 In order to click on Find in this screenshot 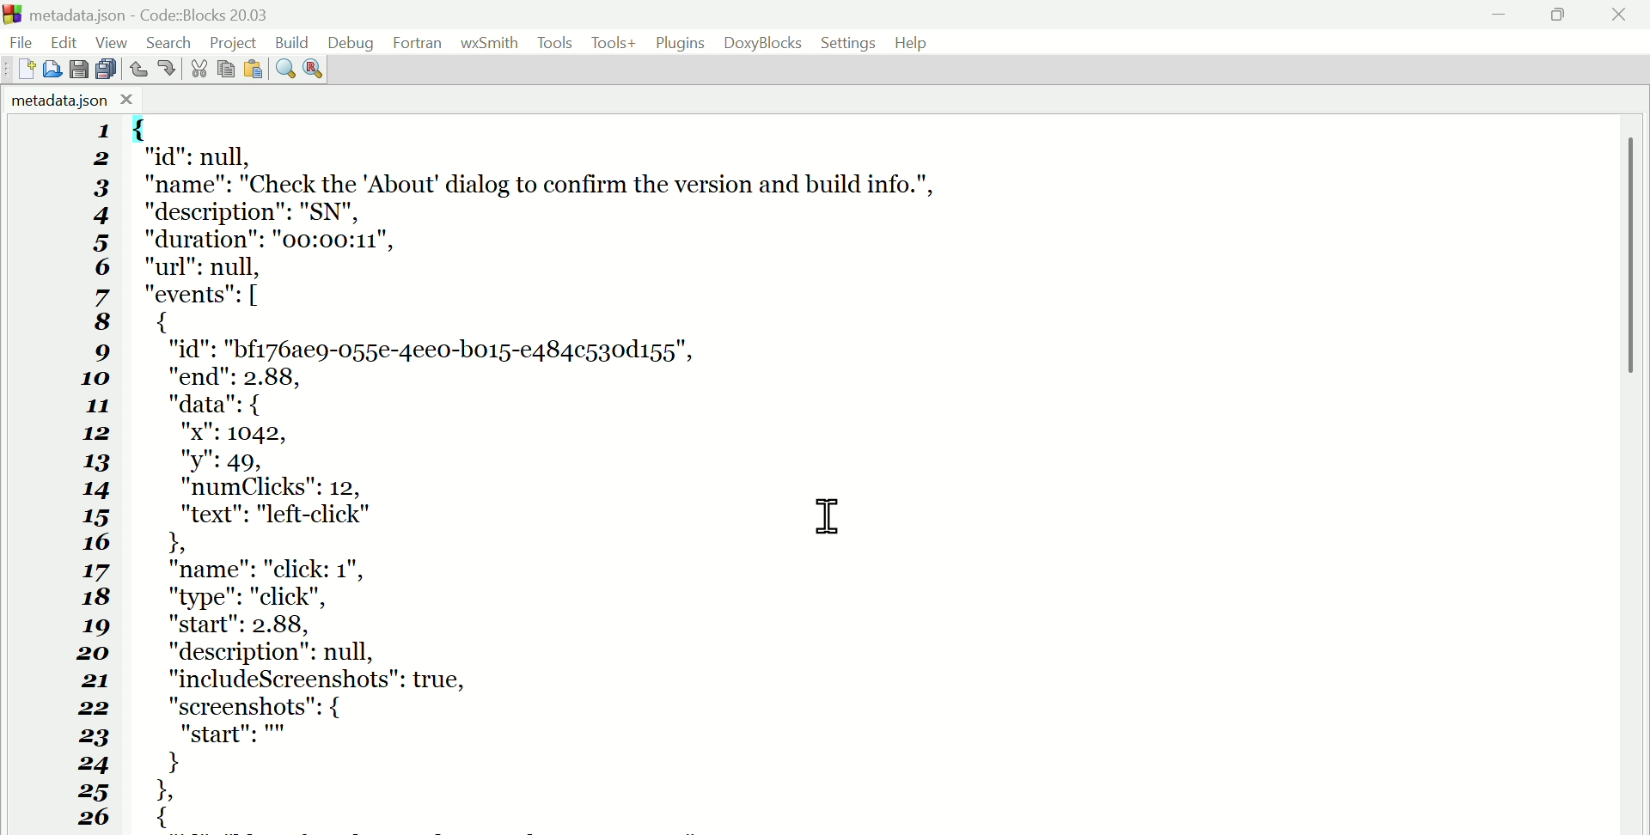, I will do `click(284, 71)`.